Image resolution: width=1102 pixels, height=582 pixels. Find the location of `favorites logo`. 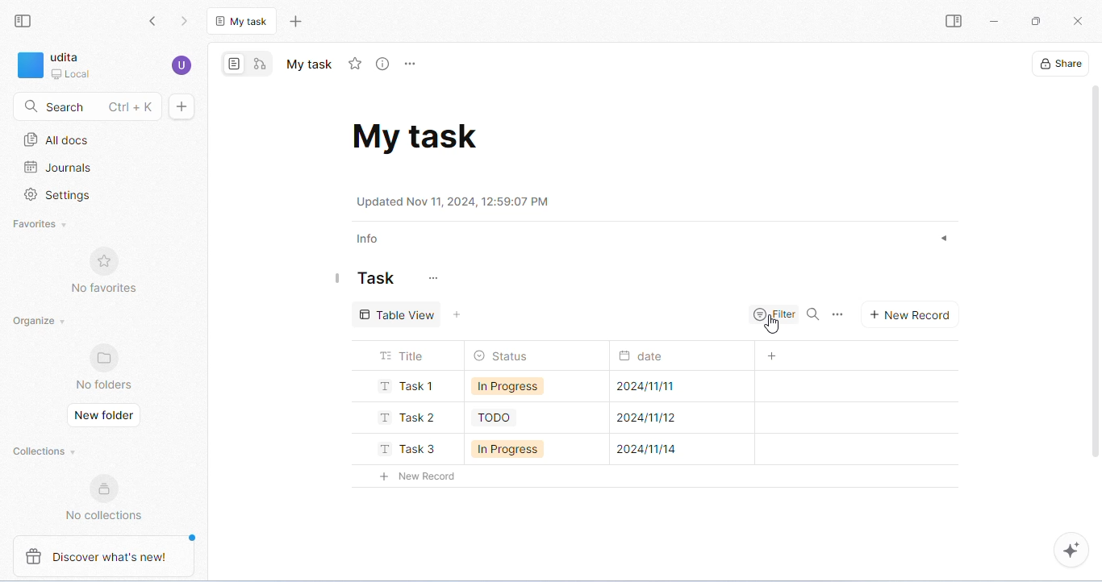

favorites logo is located at coordinates (107, 260).